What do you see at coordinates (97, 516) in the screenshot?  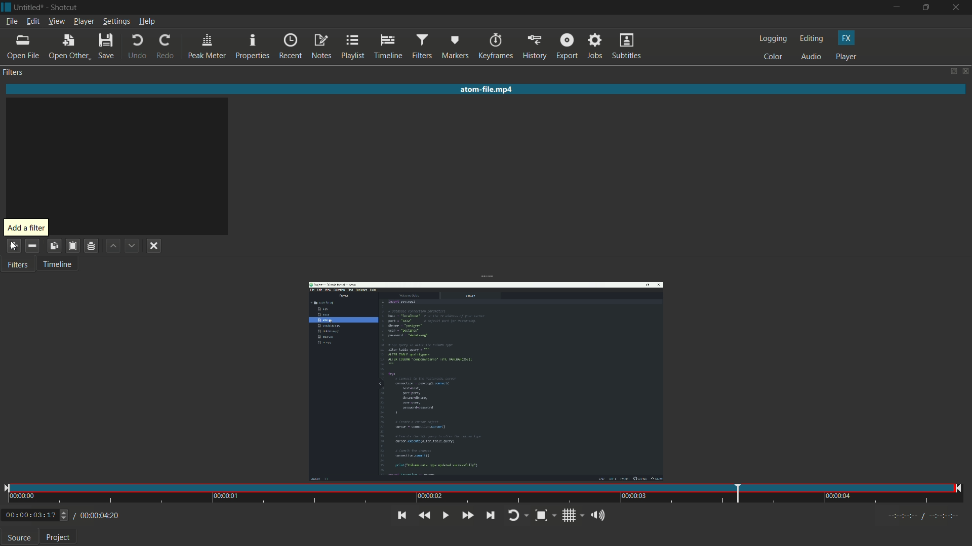 I see `00:00:04:20` at bounding box center [97, 516].